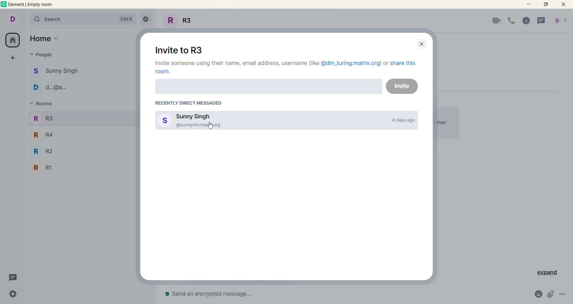 Image resolution: width=573 pixels, height=304 pixels. What do you see at coordinates (402, 86) in the screenshot?
I see `invite` at bounding box center [402, 86].